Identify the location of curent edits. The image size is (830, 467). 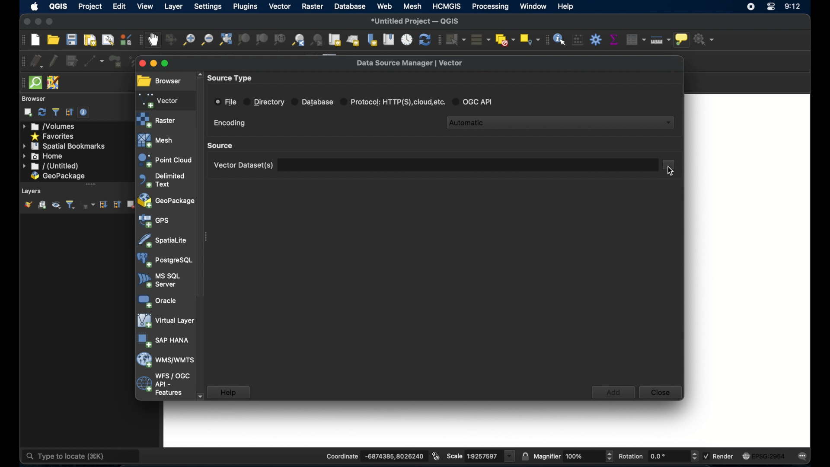
(37, 61).